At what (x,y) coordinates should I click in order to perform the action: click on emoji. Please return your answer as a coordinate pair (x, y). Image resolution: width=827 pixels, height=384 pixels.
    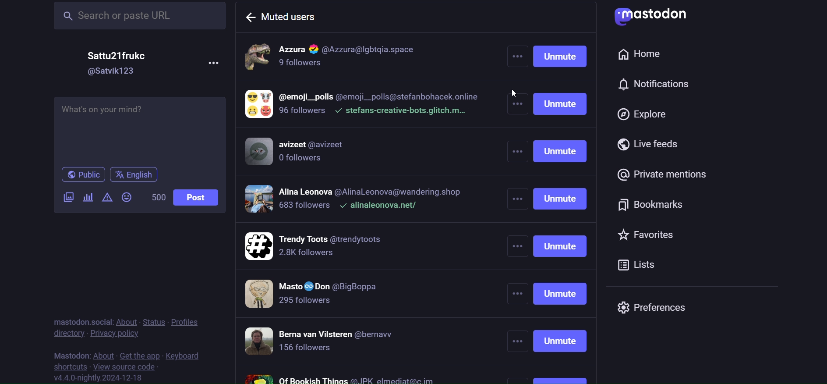
    Looking at the image, I should click on (129, 197).